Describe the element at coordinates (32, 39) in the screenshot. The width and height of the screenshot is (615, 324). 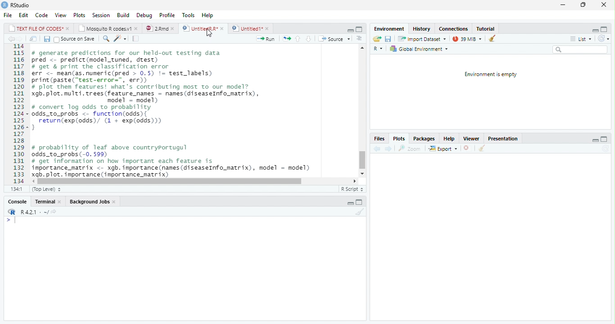
I see `Show in new window` at that location.